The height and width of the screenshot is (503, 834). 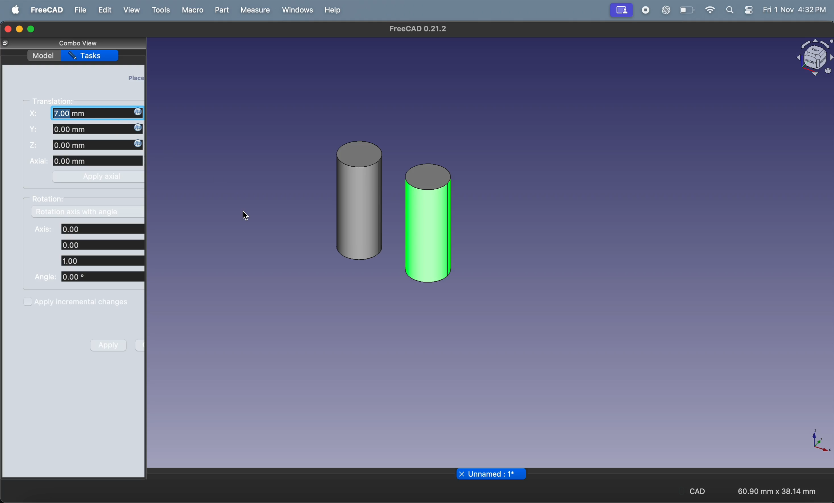 What do you see at coordinates (28, 302) in the screenshot?
I see `checkbox` at bounding box center [28, 302].